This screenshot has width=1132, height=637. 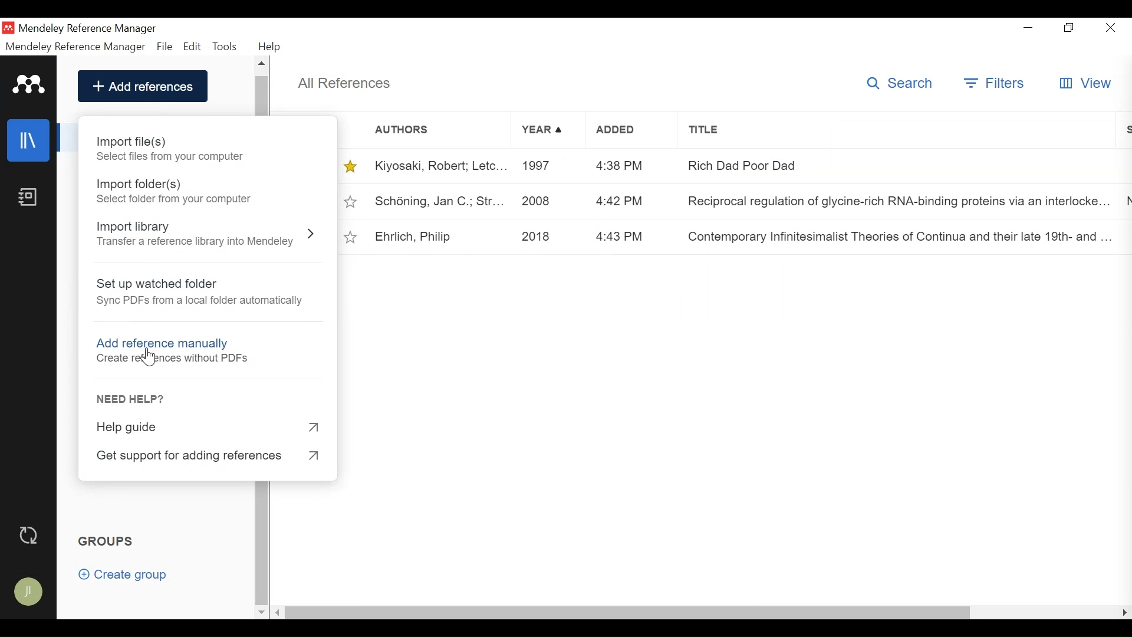 I want to click on Added, so click(x=631, y=132).